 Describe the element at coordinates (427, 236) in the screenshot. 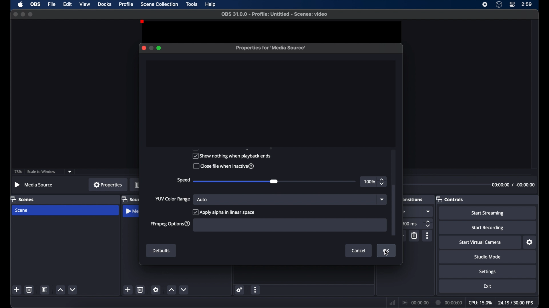

I see `more options` at that location.